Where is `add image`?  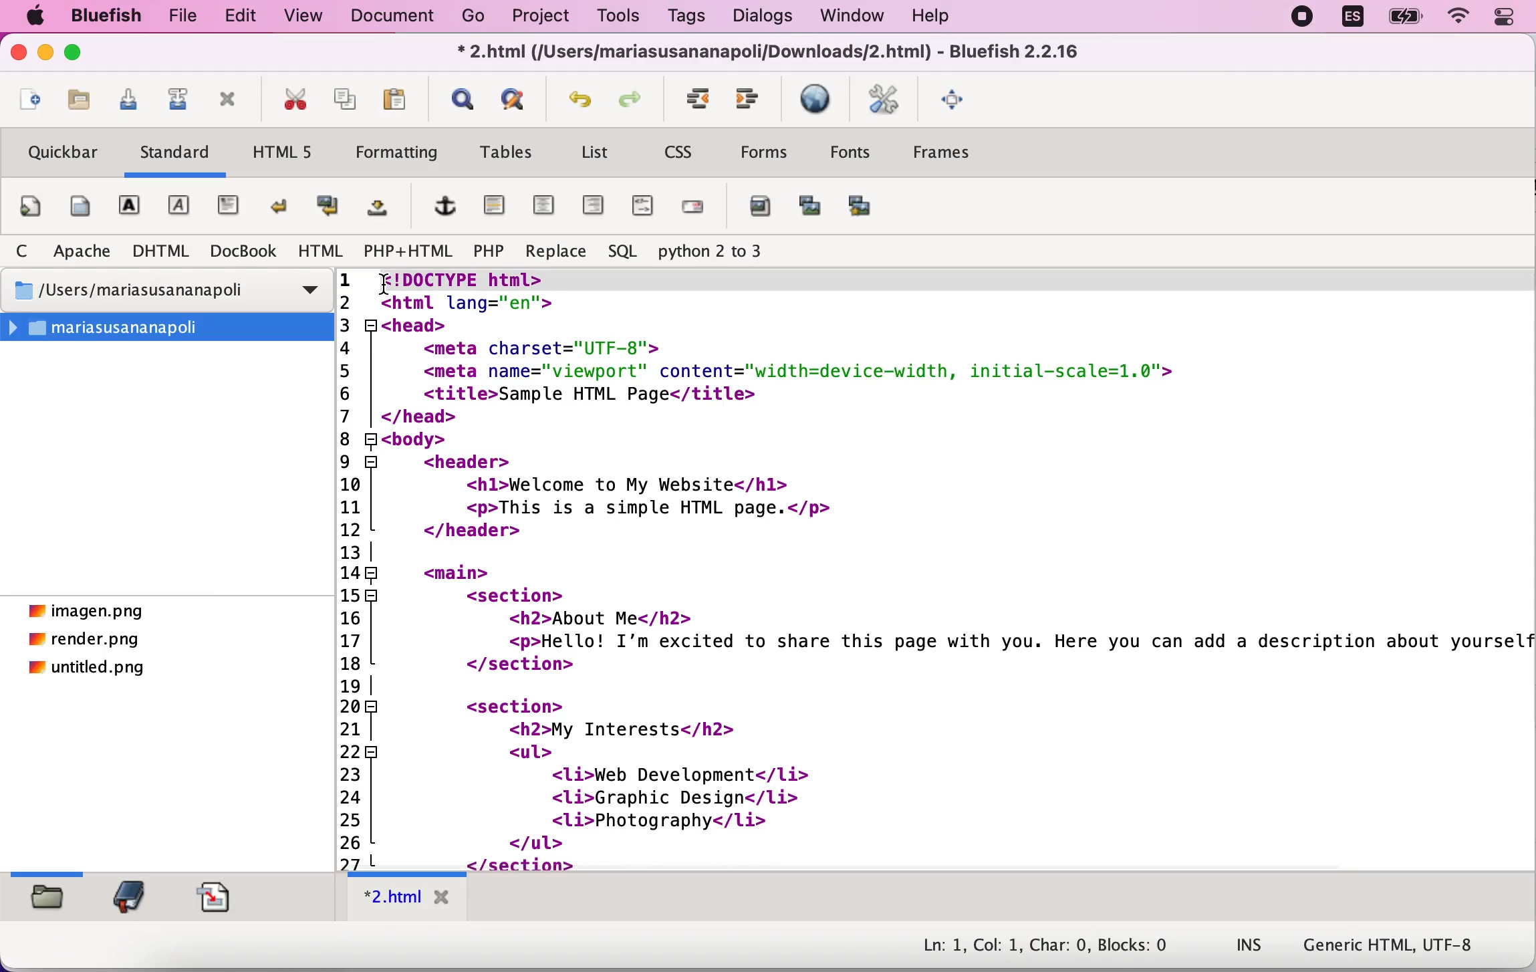 add image is located at coordinates (761, 213).